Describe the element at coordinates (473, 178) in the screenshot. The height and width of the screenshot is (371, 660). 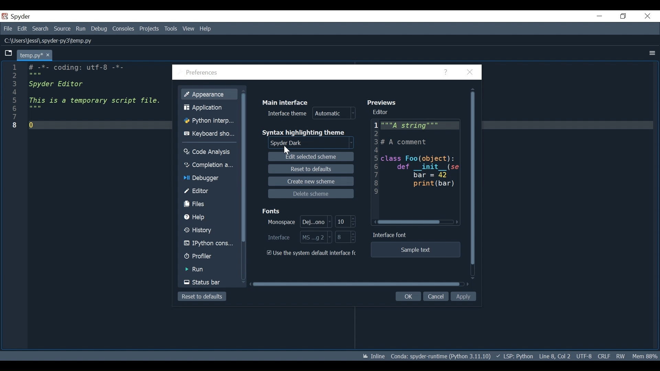
I see `Vertical Scroll bar` at that location.